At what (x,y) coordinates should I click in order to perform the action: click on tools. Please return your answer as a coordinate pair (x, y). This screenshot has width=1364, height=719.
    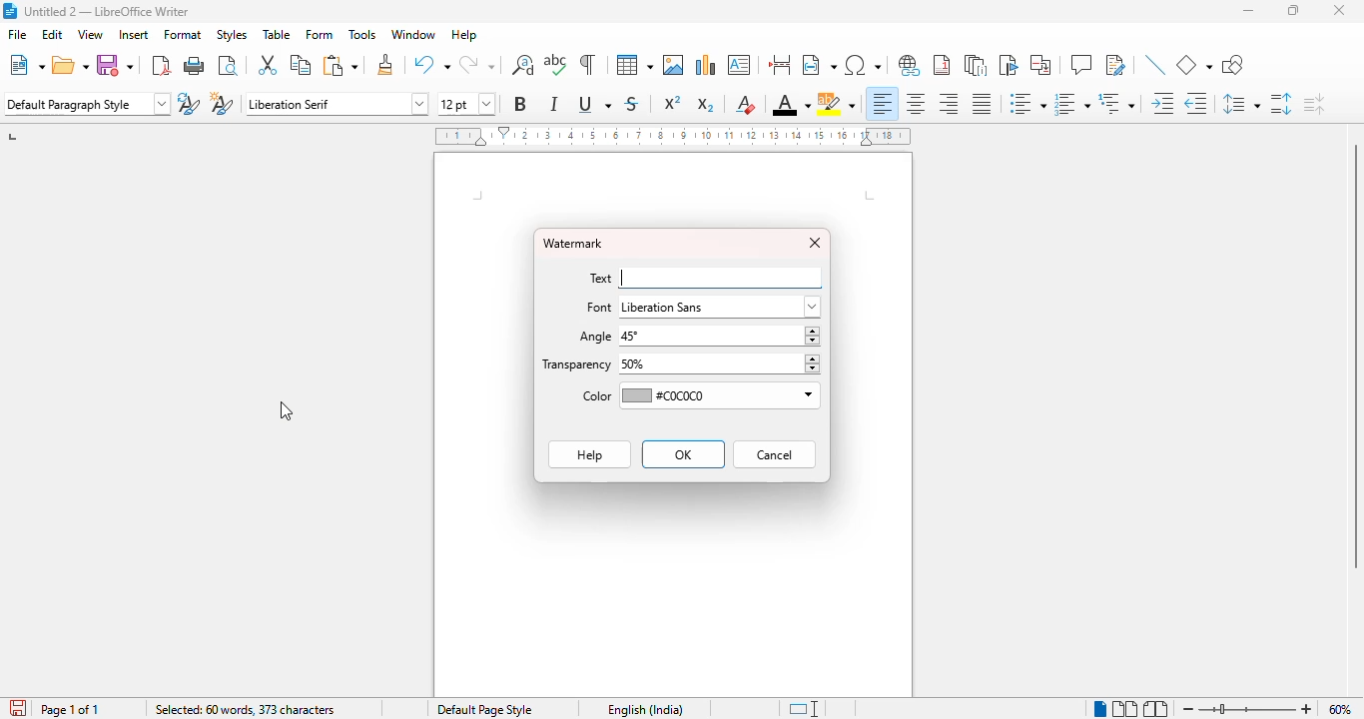
    Looking at the image, I should click on (362, 35).